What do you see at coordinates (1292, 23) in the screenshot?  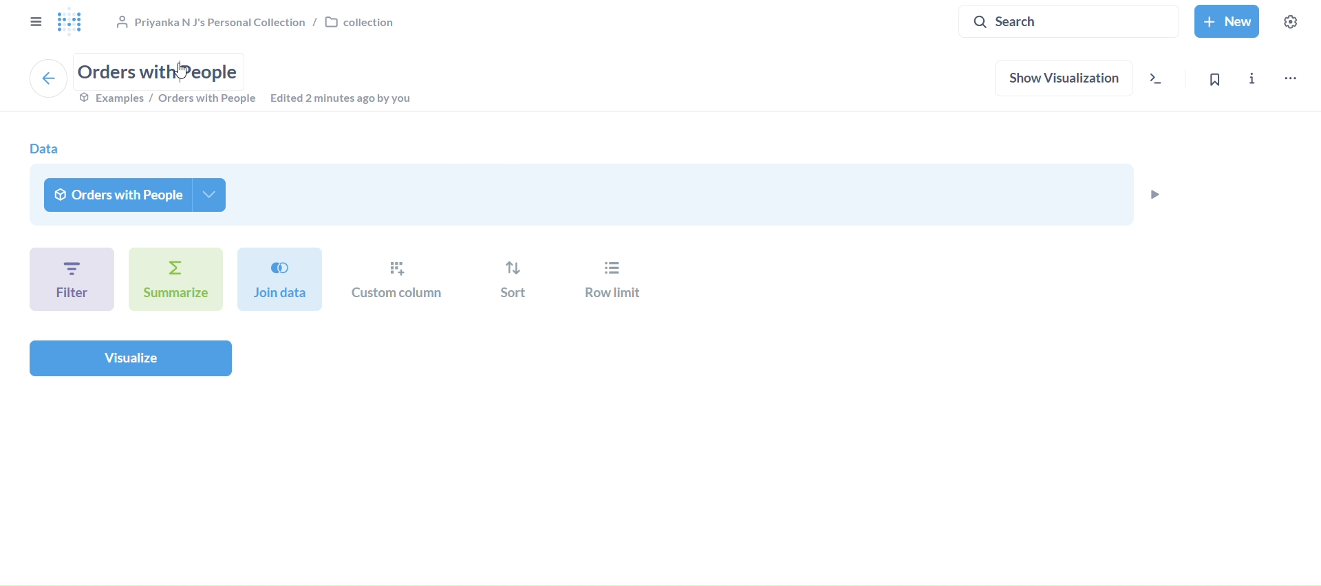 I see `settings` at bounding box center [1292, 23].